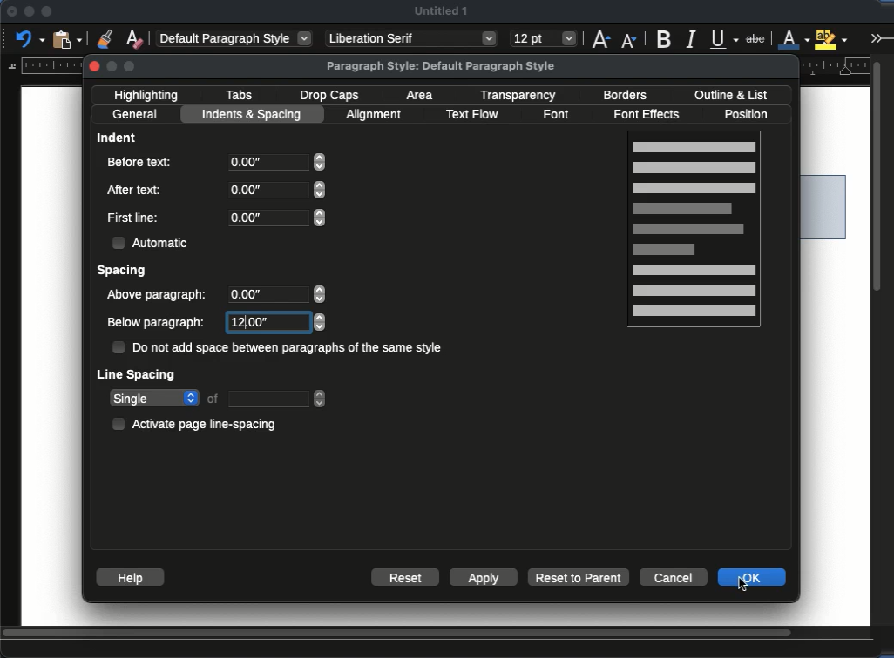 Image resolution: width=894 pixels, height=658 pixels. What do you see at coordinates (280, 296) in the screenshot?
I see `0.00` at bounding box center [280, 296].